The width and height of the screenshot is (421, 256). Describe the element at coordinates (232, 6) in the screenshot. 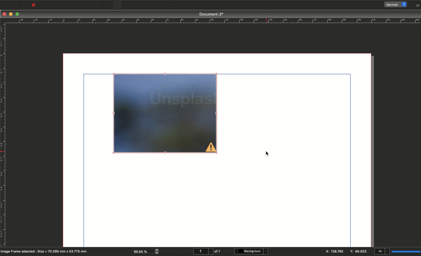

I see `Zoom in or out` at that location.